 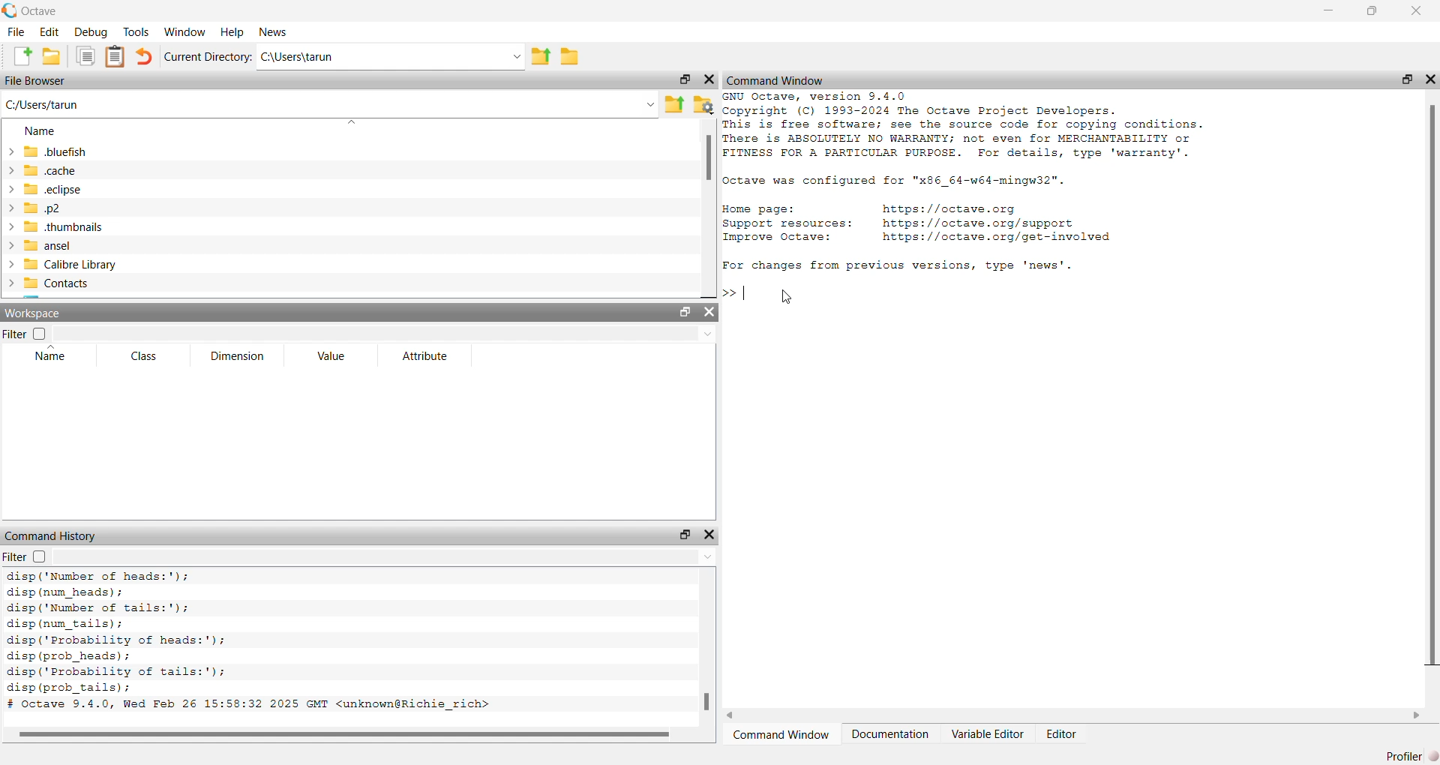 I want to click on Name, so click(x=46, y=357).